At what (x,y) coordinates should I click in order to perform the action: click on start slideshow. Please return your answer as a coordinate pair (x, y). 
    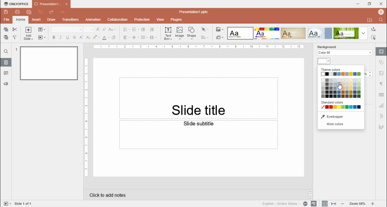
    Looking at the image, I should click on (7, 203).